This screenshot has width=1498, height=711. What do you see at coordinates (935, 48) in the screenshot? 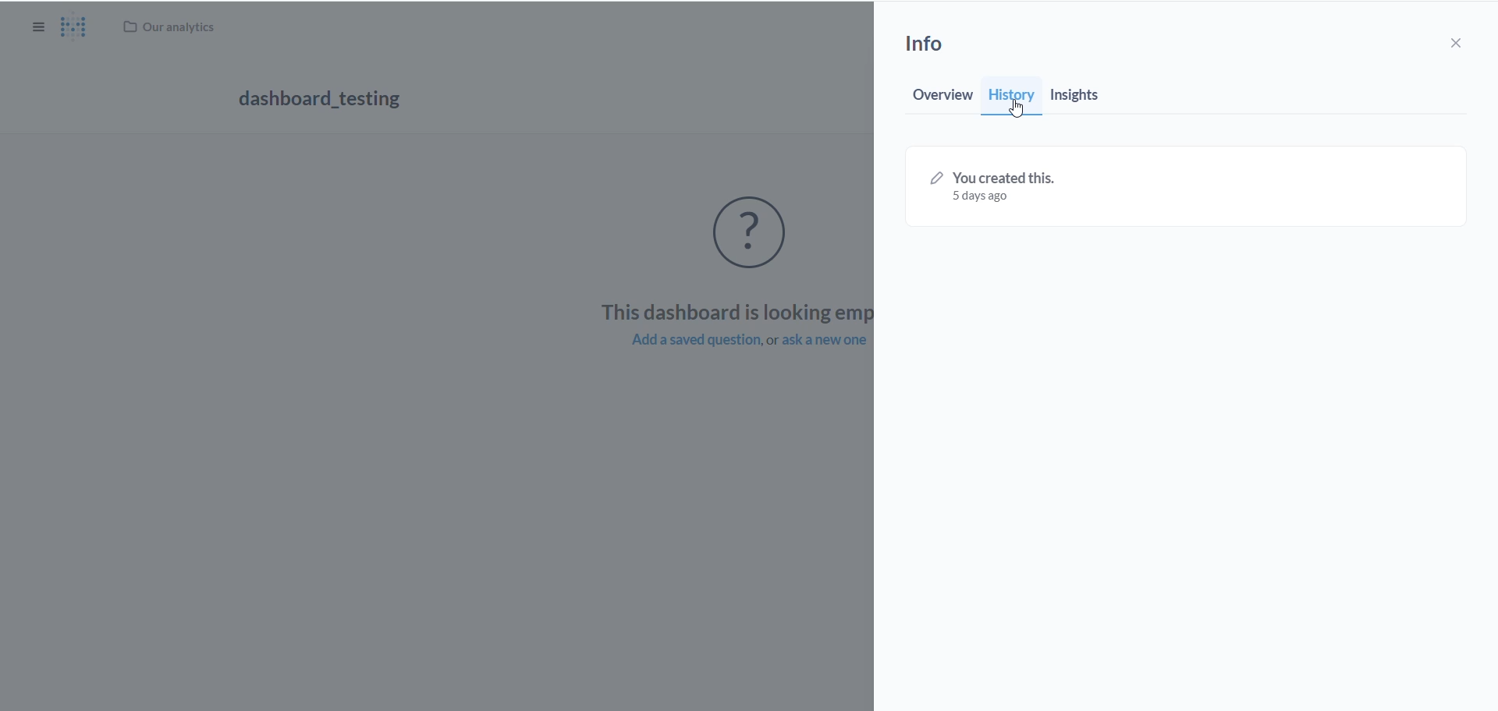
I see `info ` at bounding box center [935, 48].